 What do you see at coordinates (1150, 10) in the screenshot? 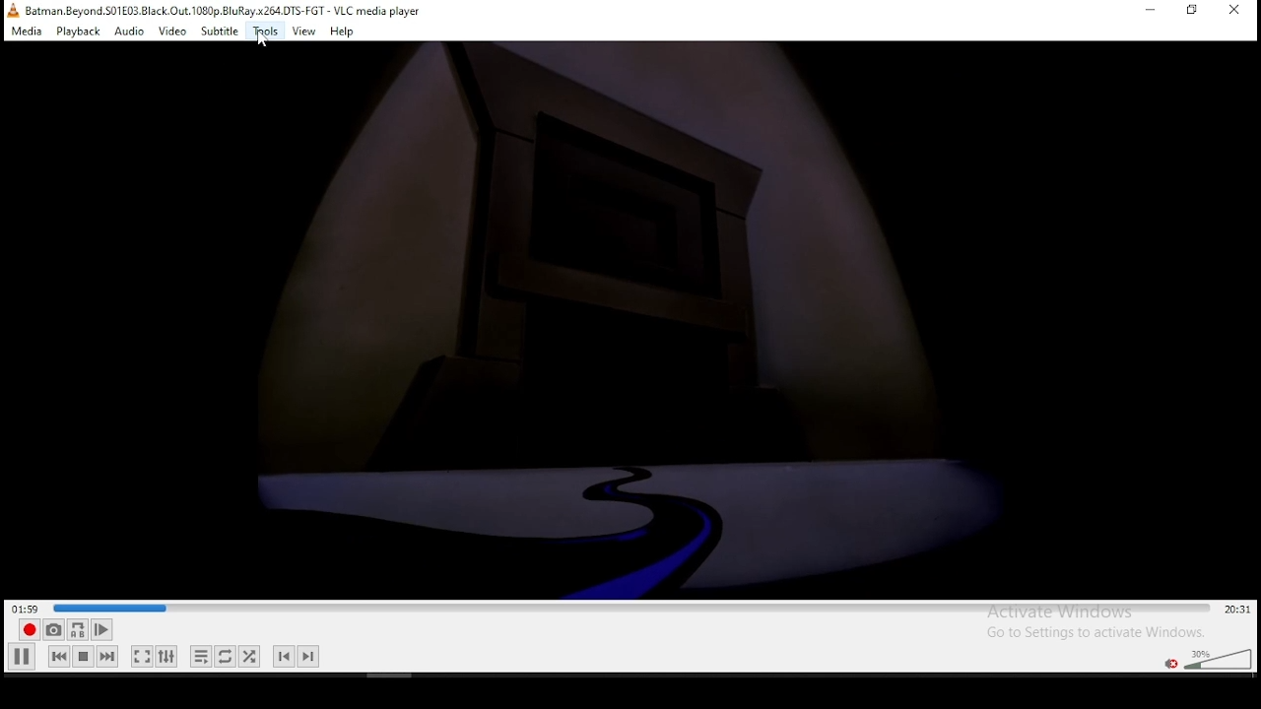
I see `minimize` at bounding box center [1150, 10].